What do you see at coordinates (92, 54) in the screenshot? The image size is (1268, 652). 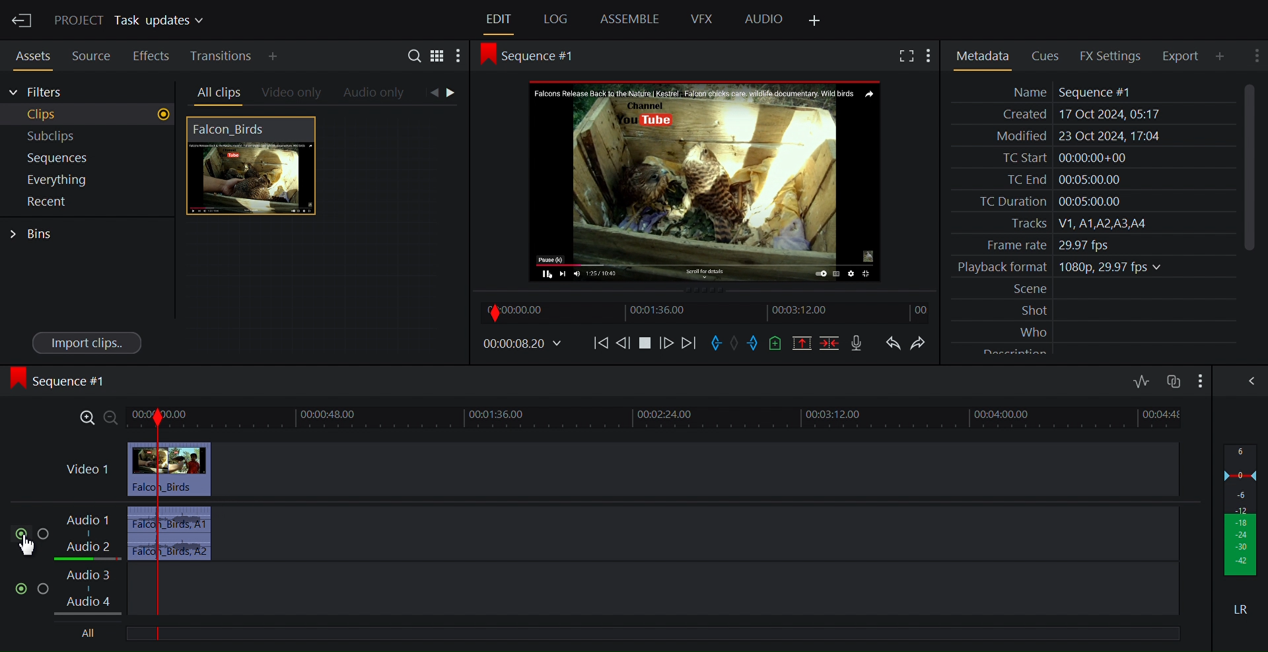 I see `Source` at bounding box center [92, 54].